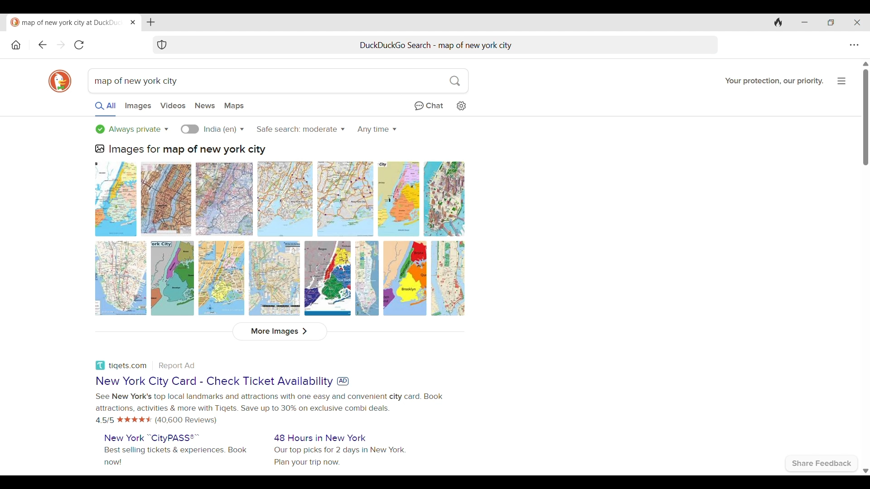  Describe the element at coordinates (150, 22) in the screenshot. I see `Add new tab` at that location.